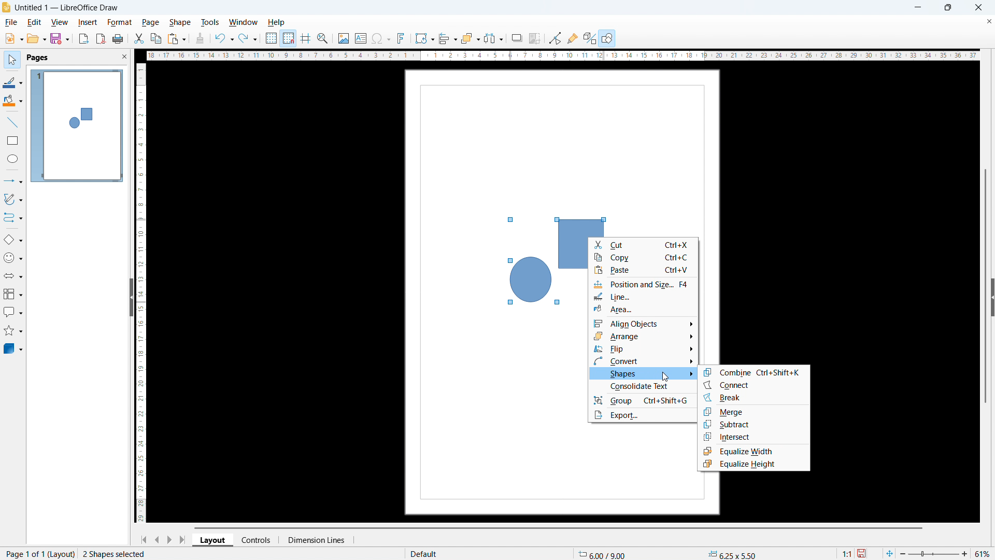  Describe the element at coordinates (573, 38) in the screenshot. I see `show gluepoint function` at that location.